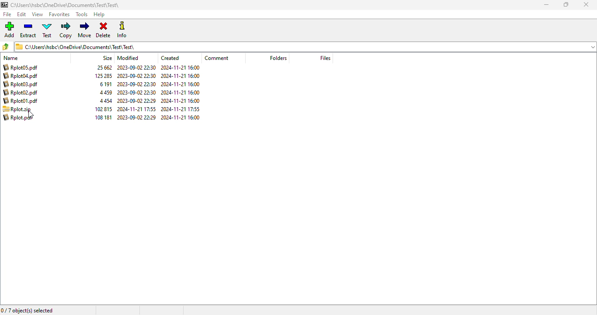  I want to click on Rplot02.pdf, so click(24, 93).